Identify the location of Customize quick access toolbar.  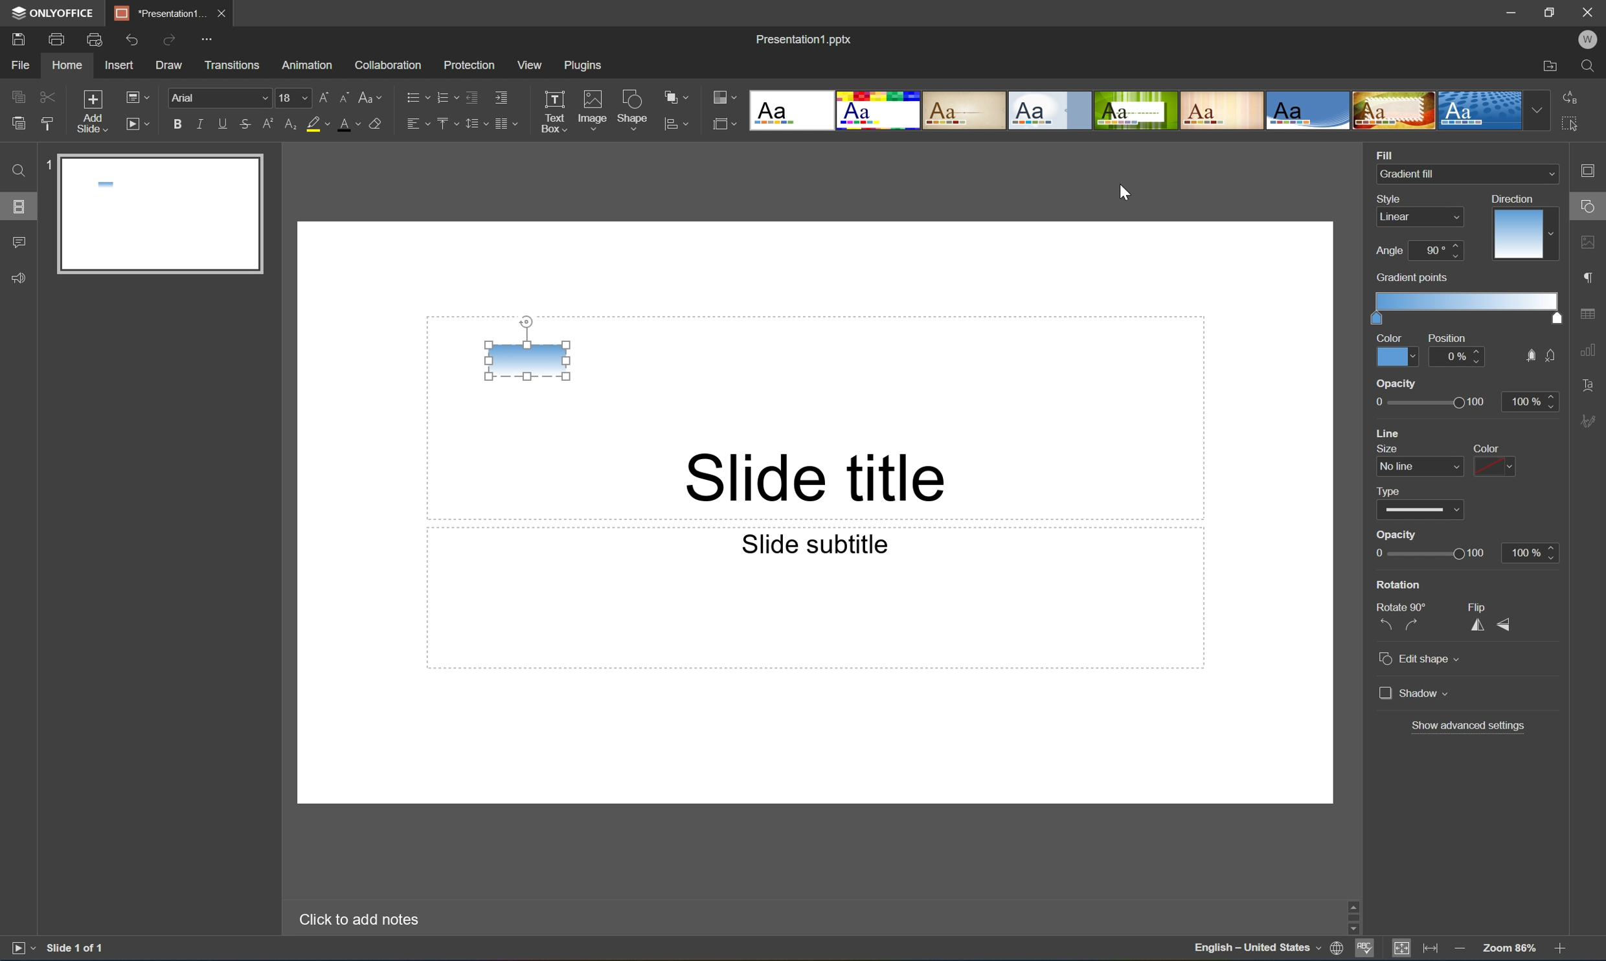
(211, 38).